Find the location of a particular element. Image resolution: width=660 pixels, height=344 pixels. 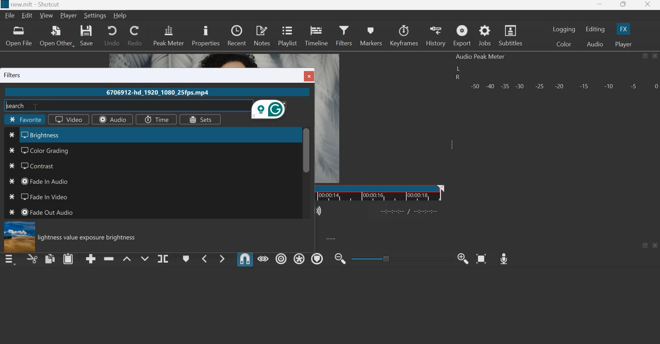

maximize is located at coordinates (645, 56).